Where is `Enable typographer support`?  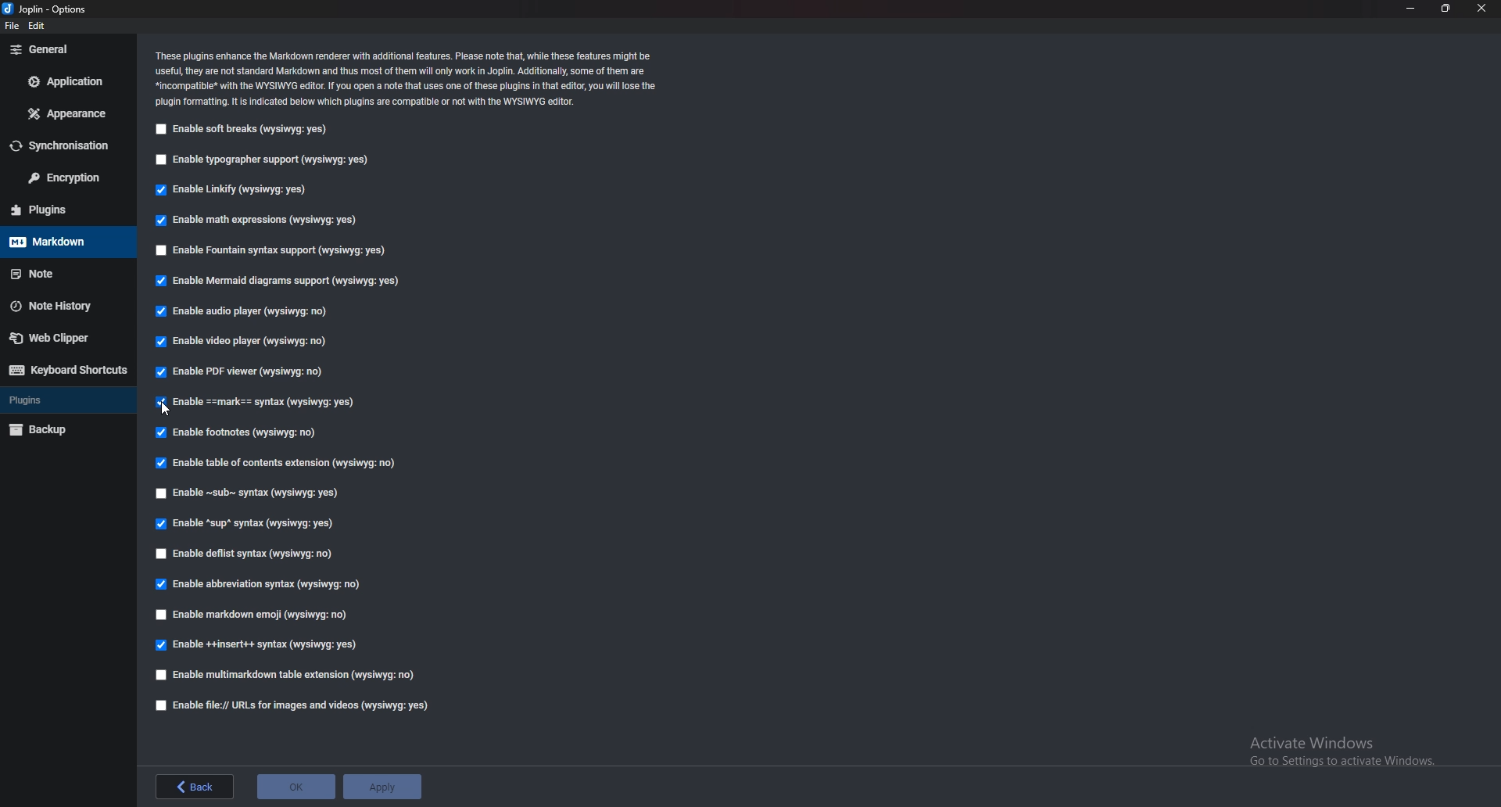
Enable typographer support is located at coordinates (267, 160).